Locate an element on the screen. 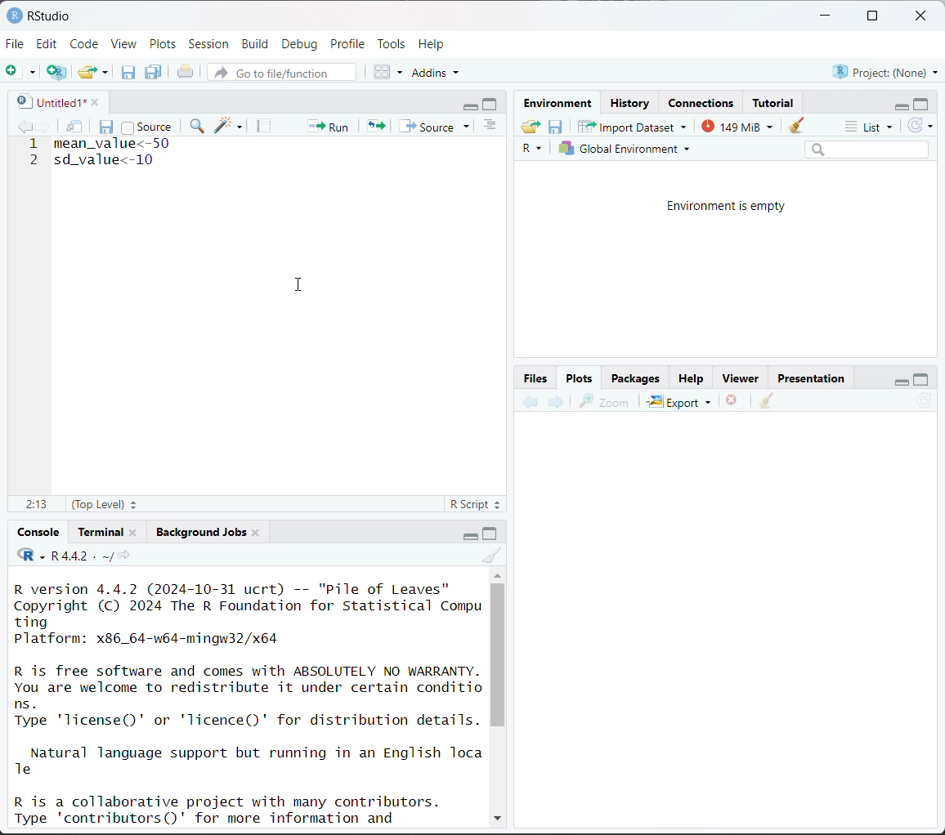 The image size is (945, 835). clear console is located at coordinates (494, 556).